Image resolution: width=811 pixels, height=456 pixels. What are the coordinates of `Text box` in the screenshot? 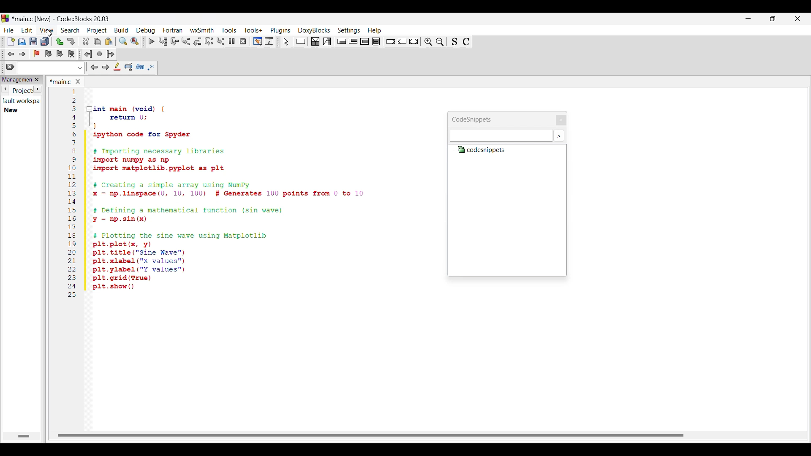 It's located at (499, 136).